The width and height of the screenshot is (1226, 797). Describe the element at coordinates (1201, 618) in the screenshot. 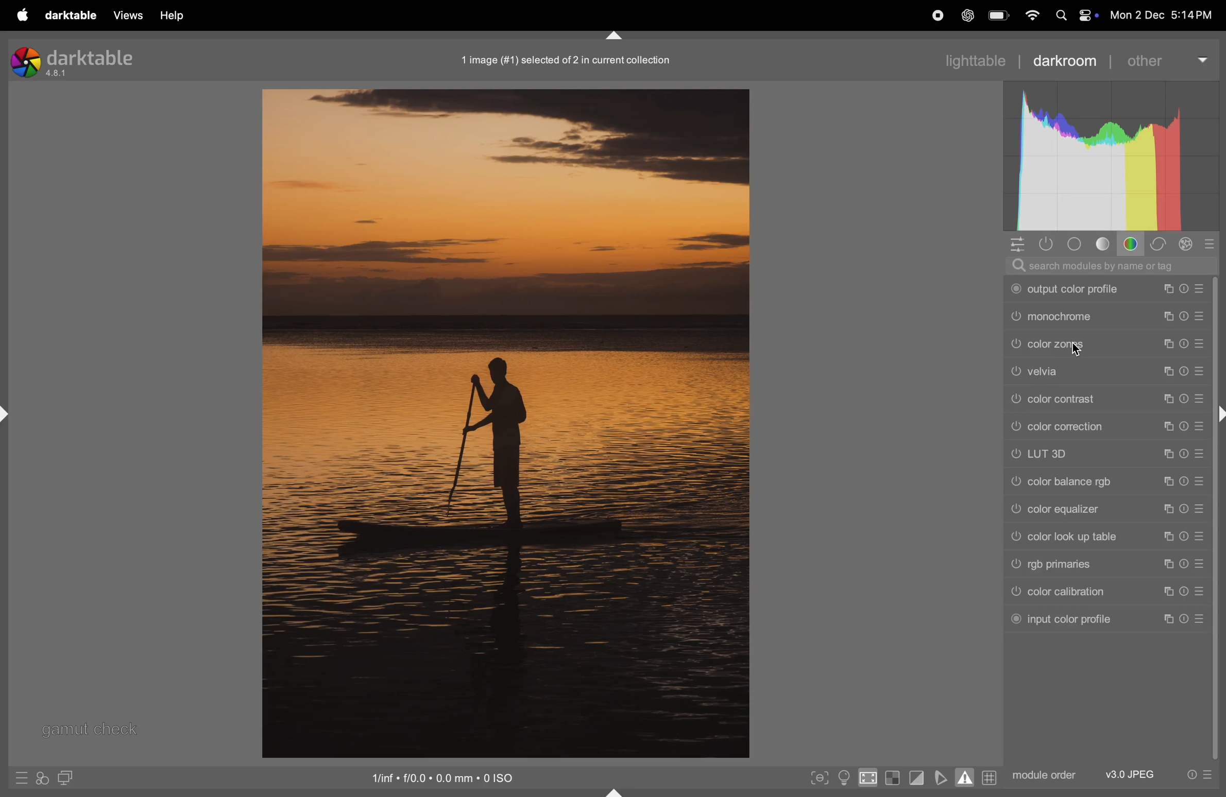

I see `preset` at that location.